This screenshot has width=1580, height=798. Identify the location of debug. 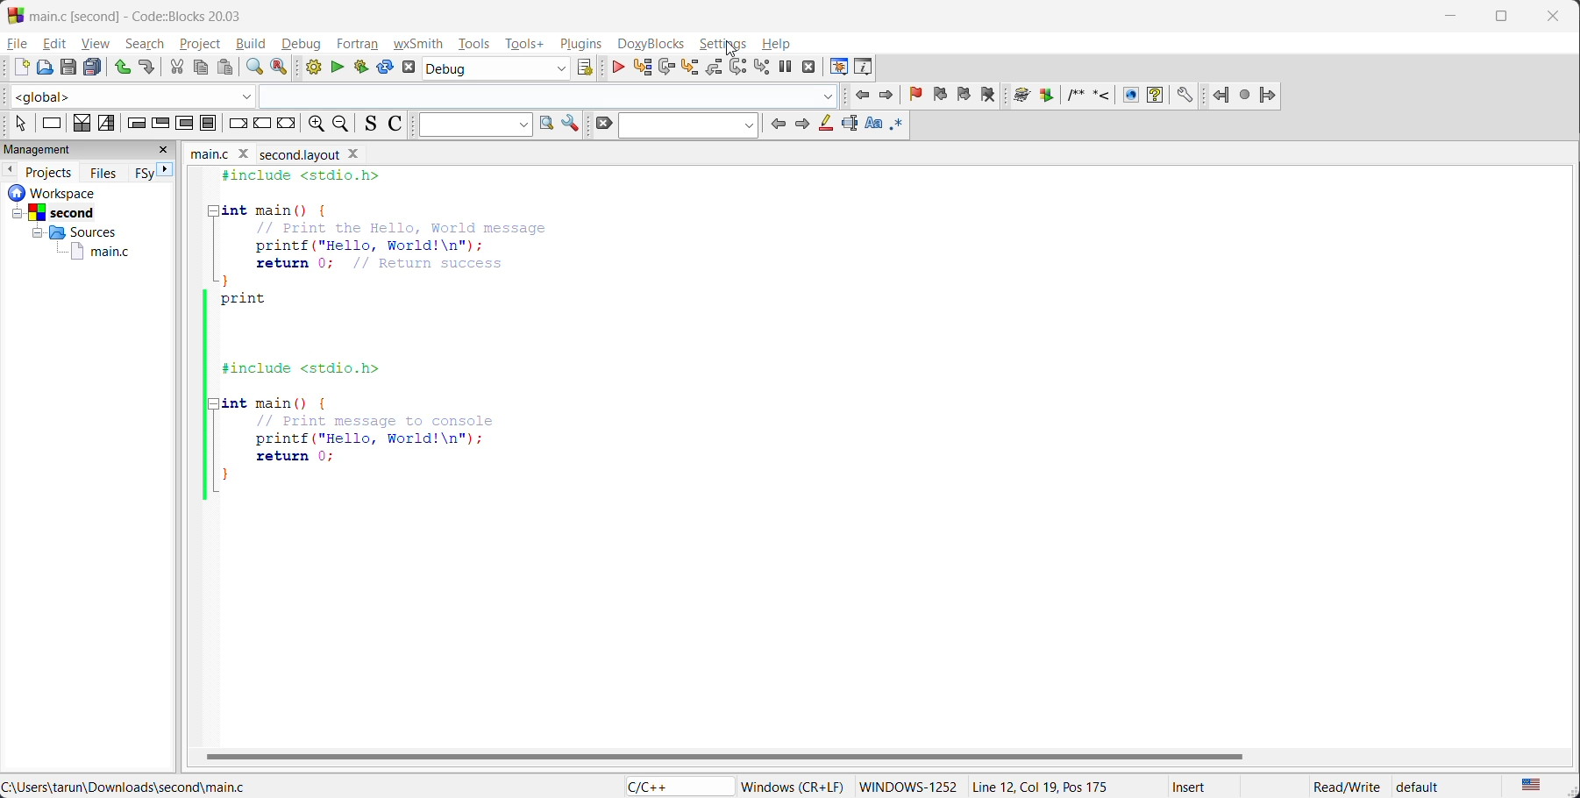
(302, 45).